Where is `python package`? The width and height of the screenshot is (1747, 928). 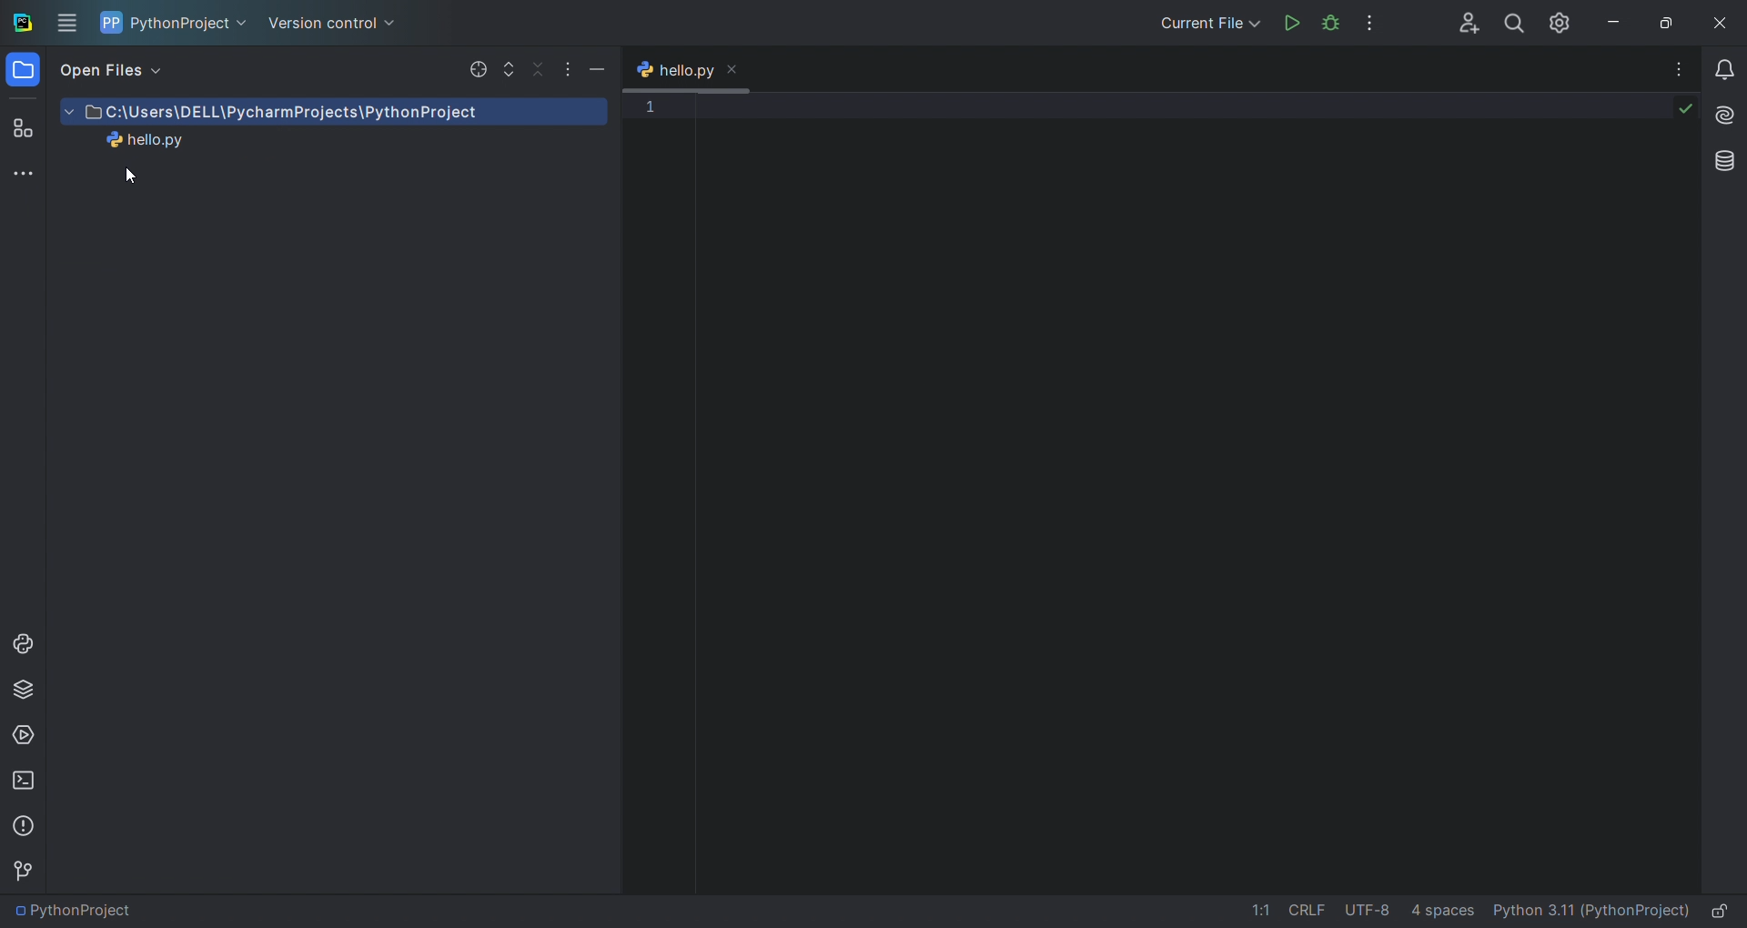 python package is located at coordinates (24, 685).